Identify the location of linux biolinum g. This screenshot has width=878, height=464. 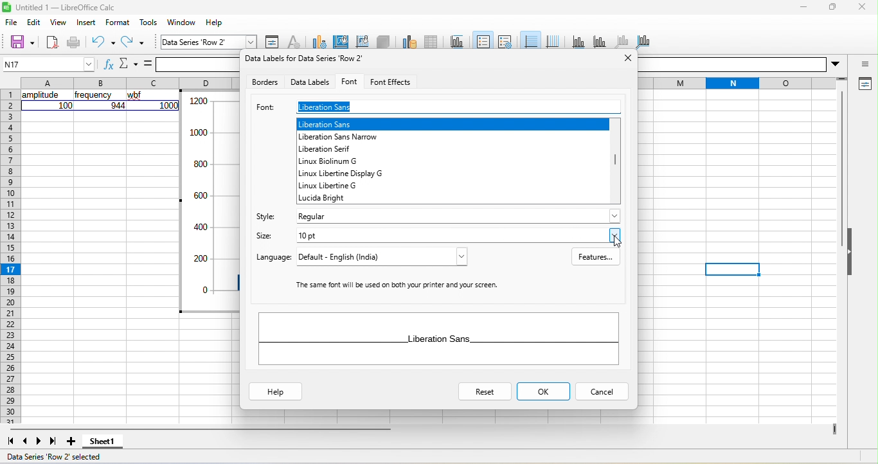
(339, 162).